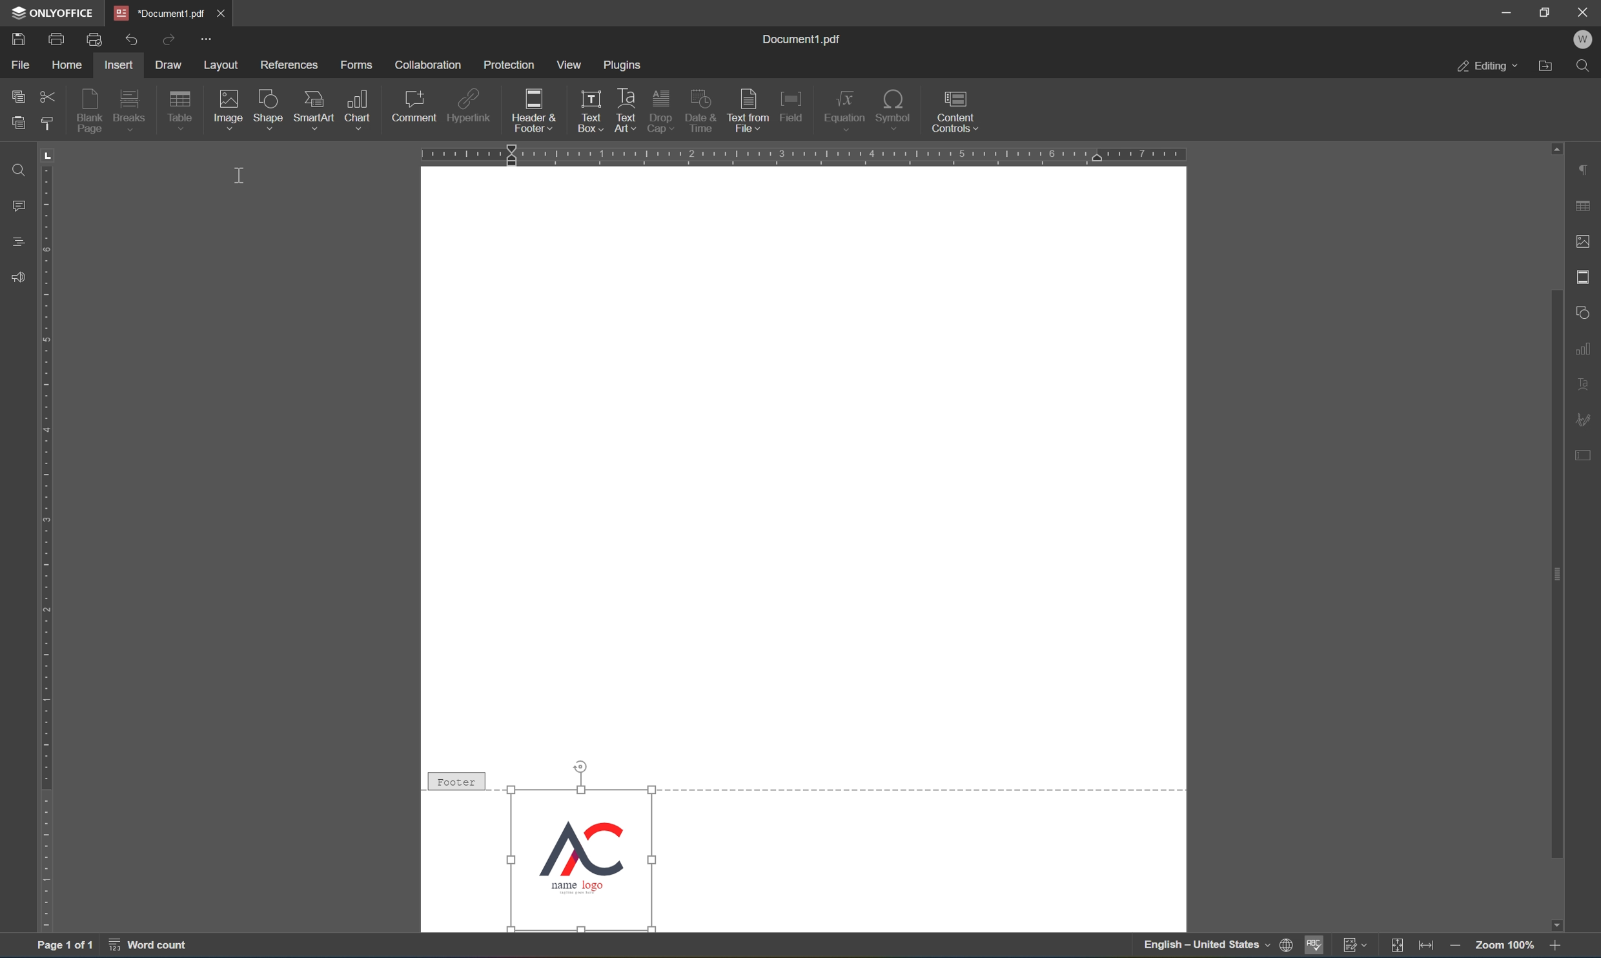 This screenshot has width=1601, height=958. What do you see at coordinates (1454, 945) in the screenshot?
I see `zoom out` at bounding box center [1454, 945].